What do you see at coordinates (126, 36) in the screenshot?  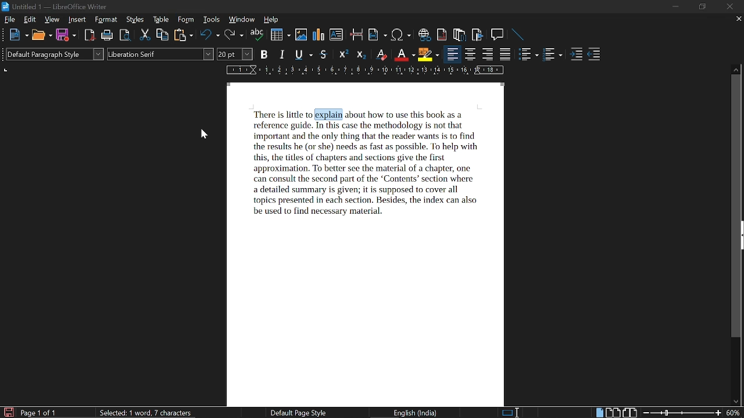 I see `toggle print preview` at bounding box center [126, 36].